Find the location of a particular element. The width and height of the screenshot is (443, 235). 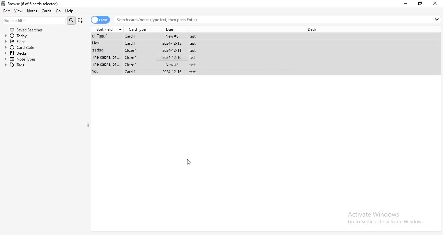

Browse (0 of 6 cards selected) is located at coordinates (36, 3).